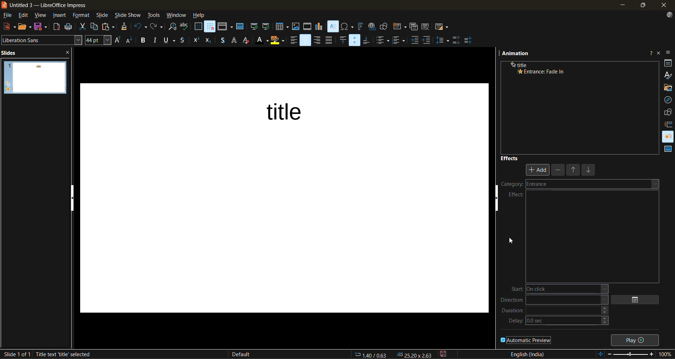 This screenshot has height=359, width=675. What do you see at coordinates (523, 185) in the screenshot?
I see `company` at bounding box center [523, 185].